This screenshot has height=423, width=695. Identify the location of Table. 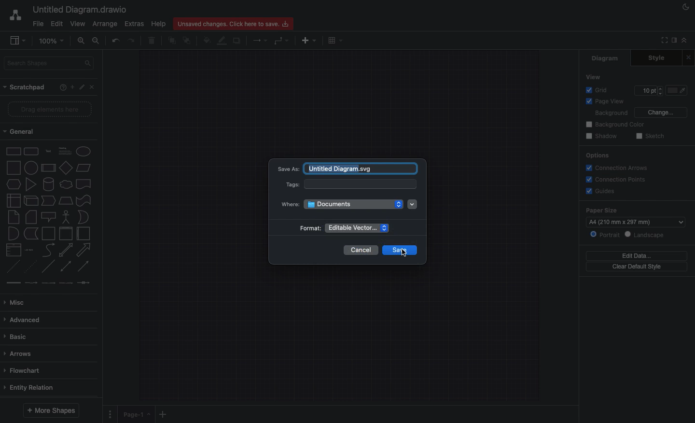
(335, 40).